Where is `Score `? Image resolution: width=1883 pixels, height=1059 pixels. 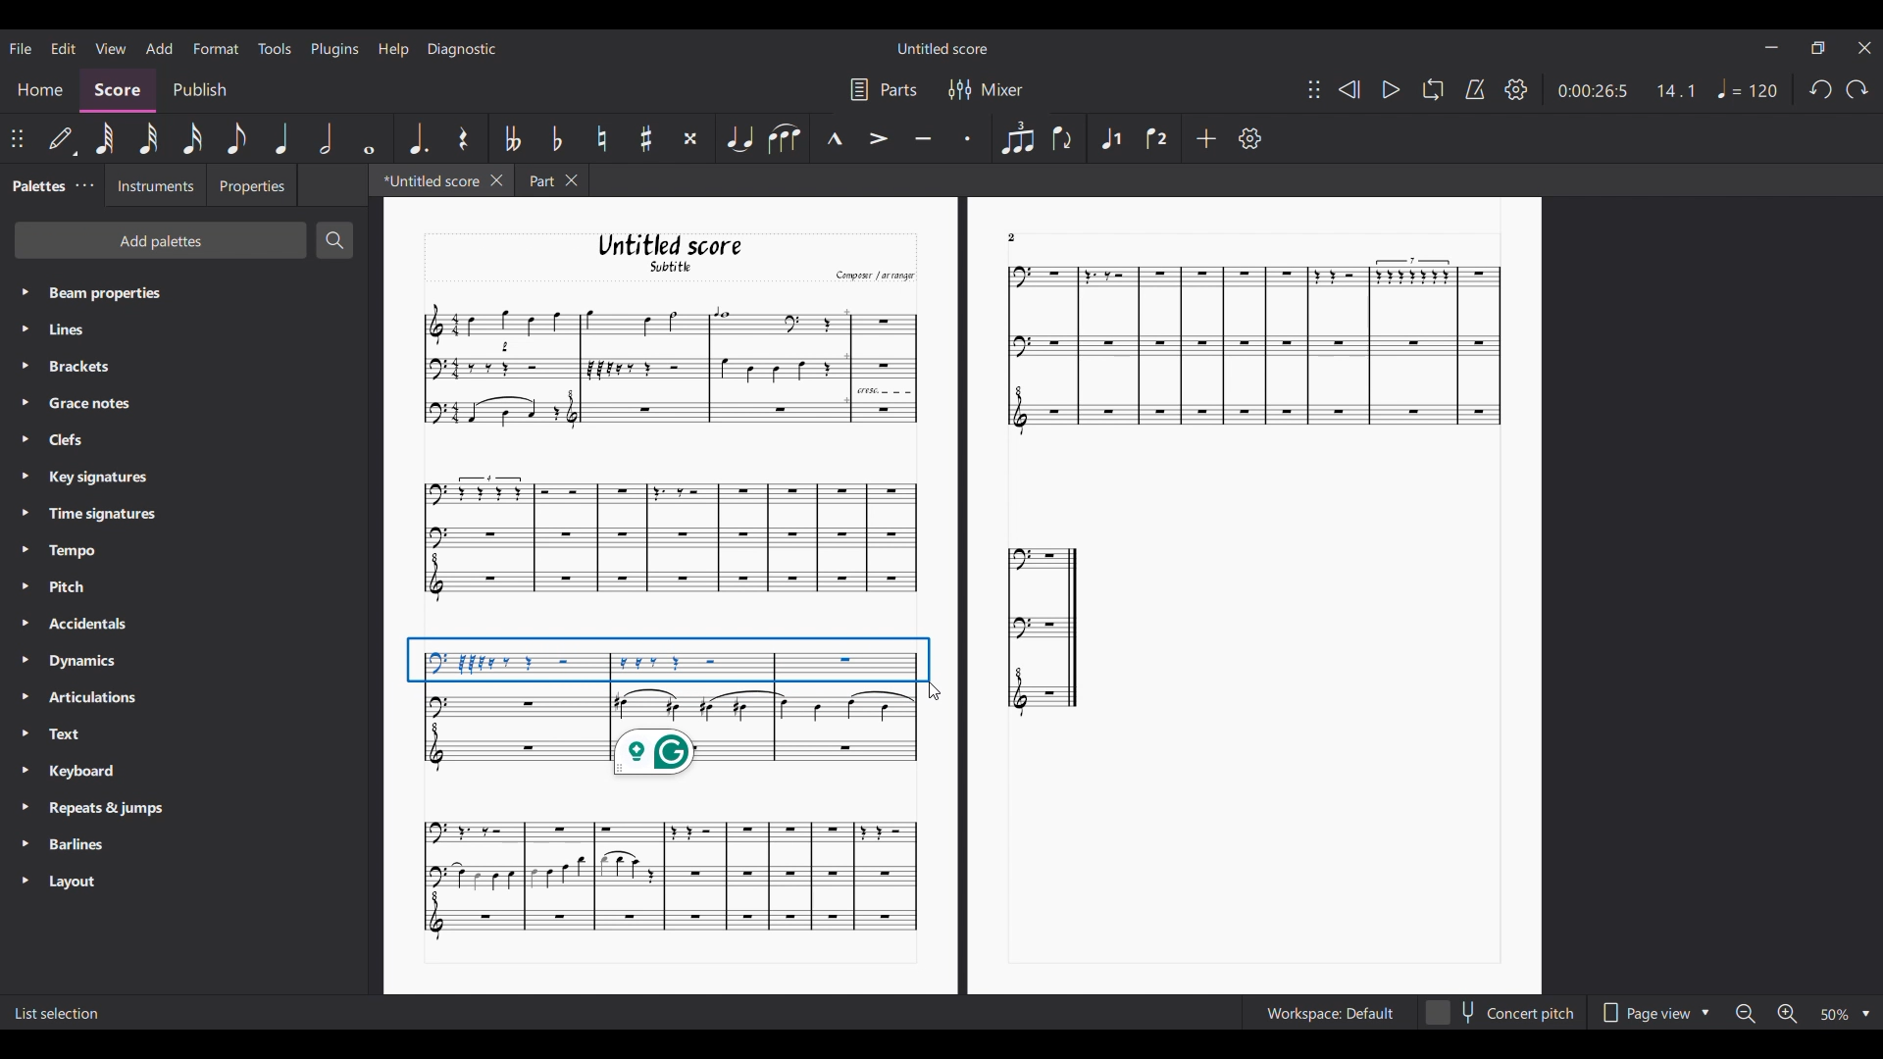 Score  is located at coordinates (118, 91).